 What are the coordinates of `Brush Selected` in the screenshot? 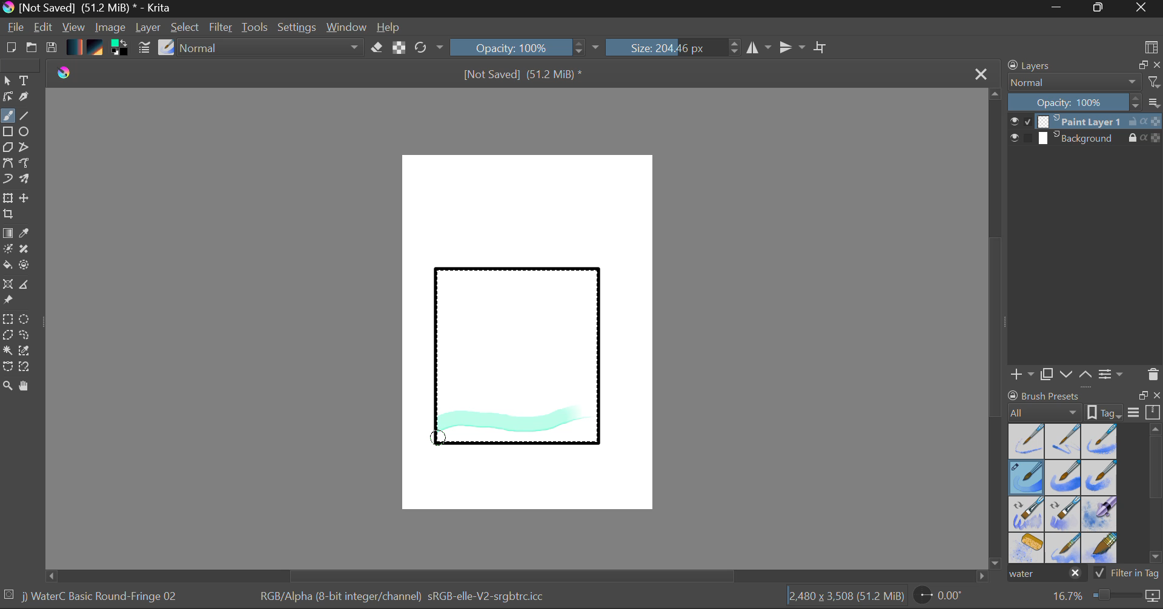 It's located at (1027, 478).